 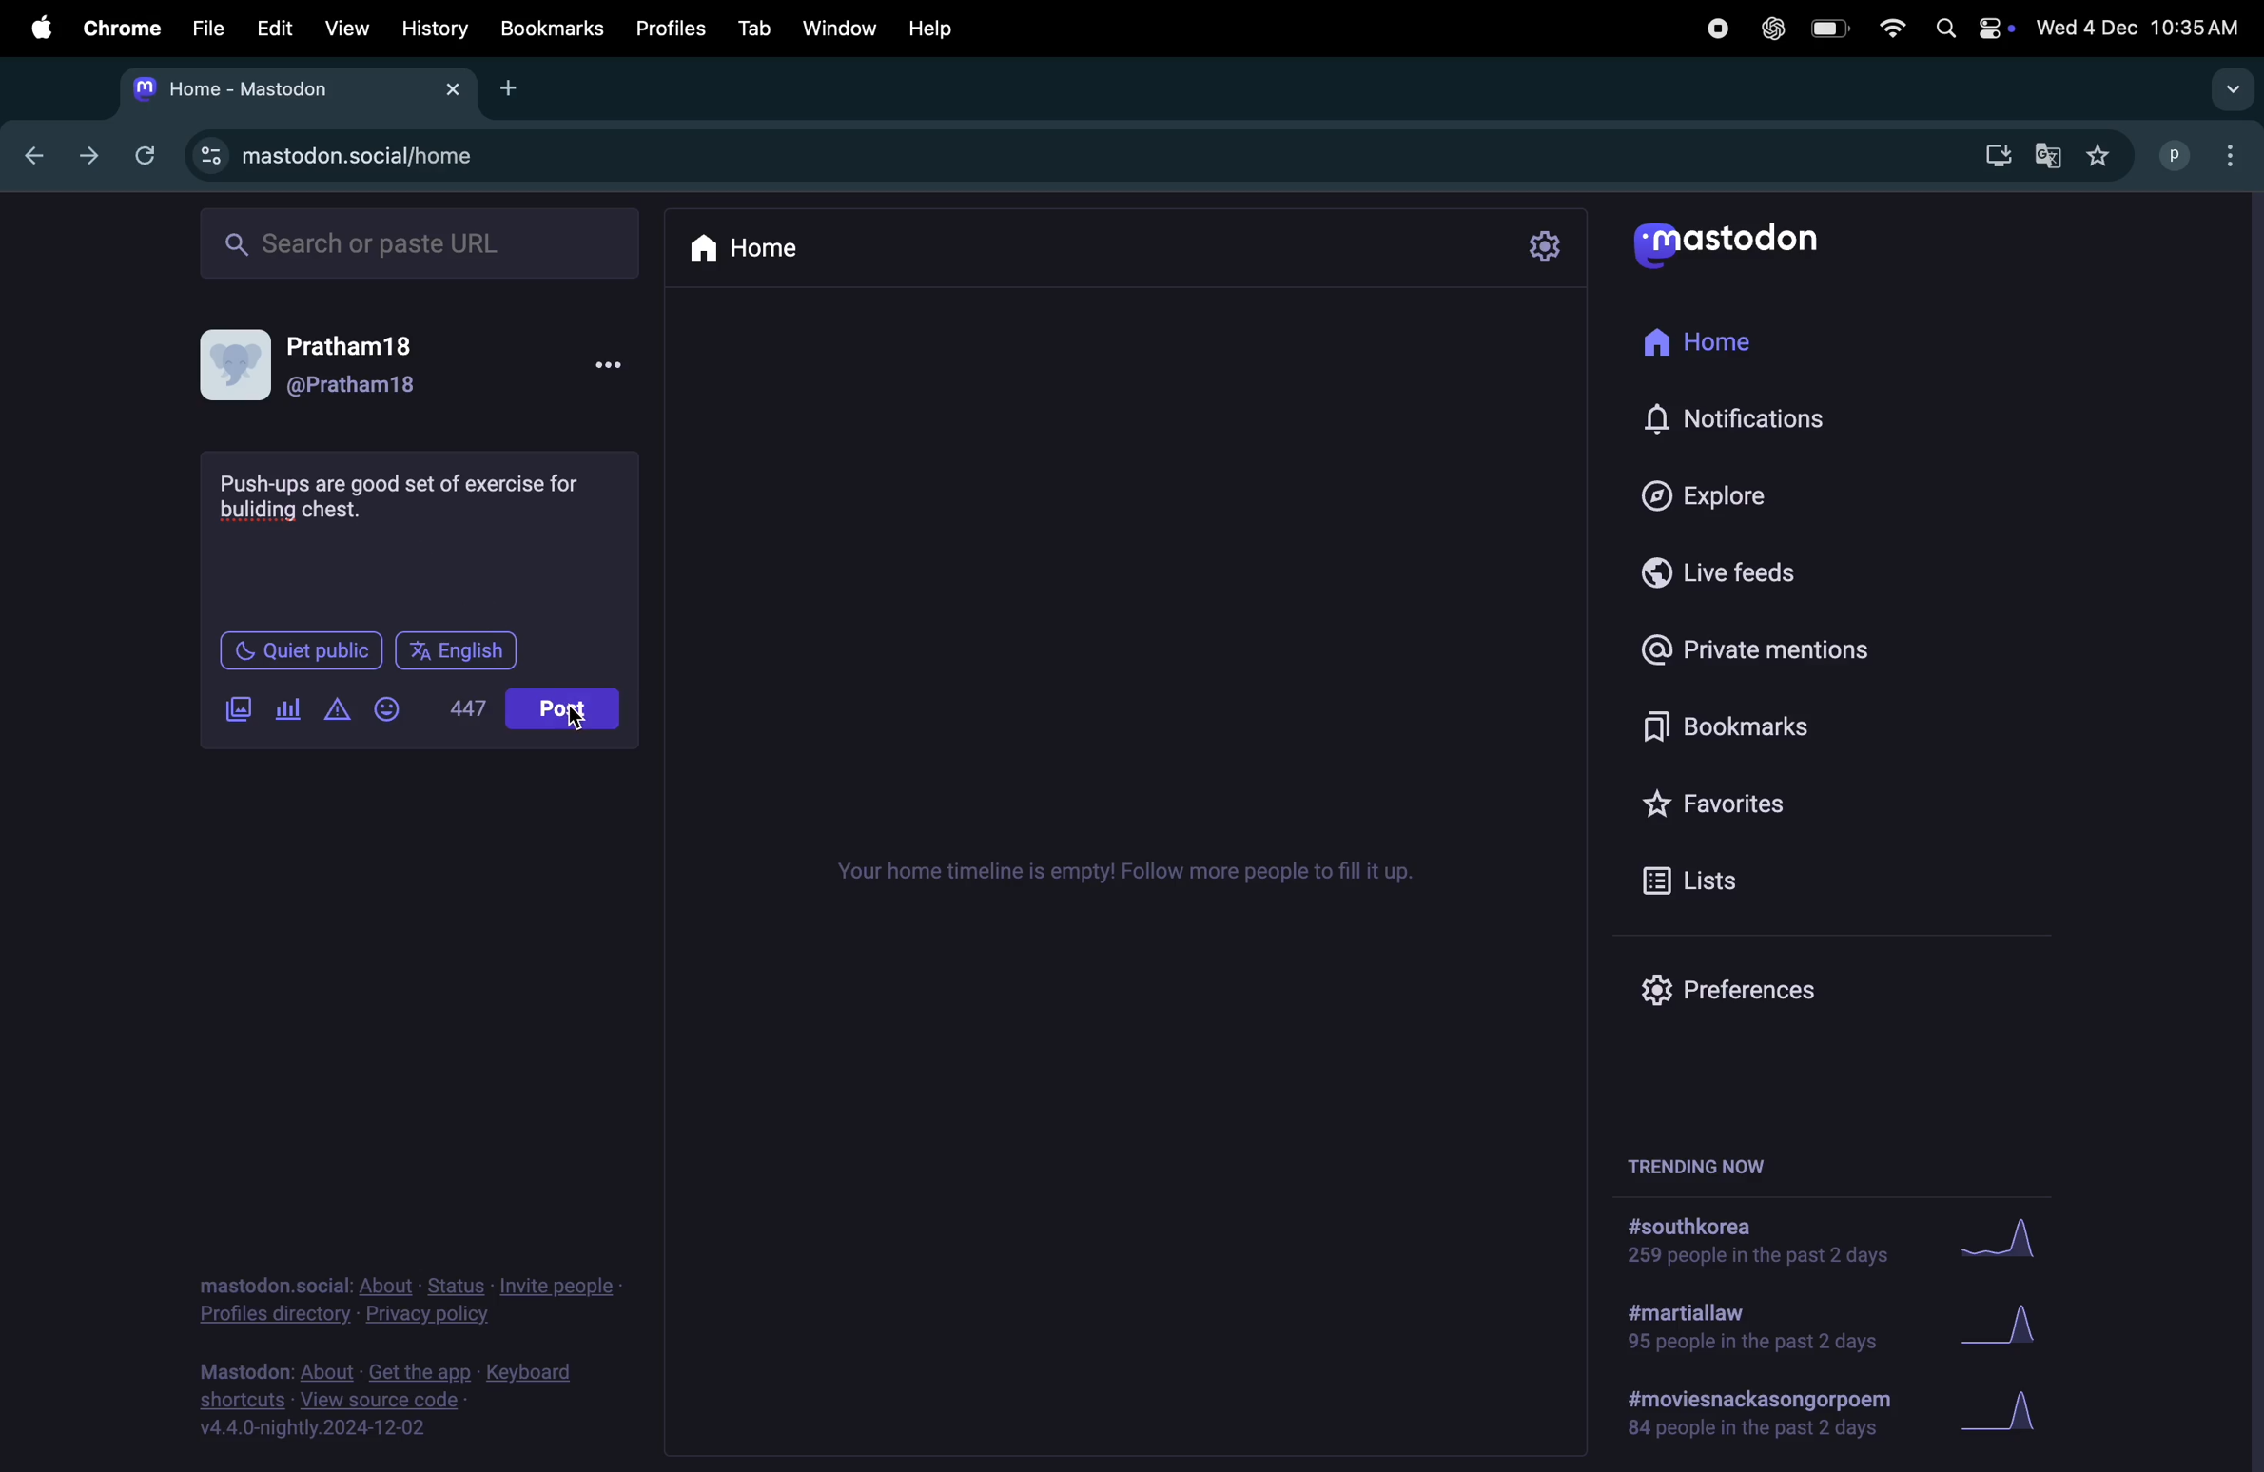 What do you see at coordinates (619, 366) in the screenshot?
I see `options` at bounding box center [619, 366].